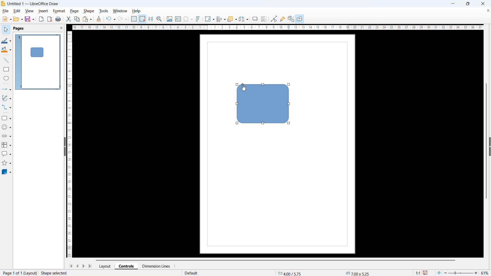  What do you see at coordinates (34, 4) in the screenshot?
I see `Untitled 1 - LibreOffice Draw` at bounding box center [34, 4].